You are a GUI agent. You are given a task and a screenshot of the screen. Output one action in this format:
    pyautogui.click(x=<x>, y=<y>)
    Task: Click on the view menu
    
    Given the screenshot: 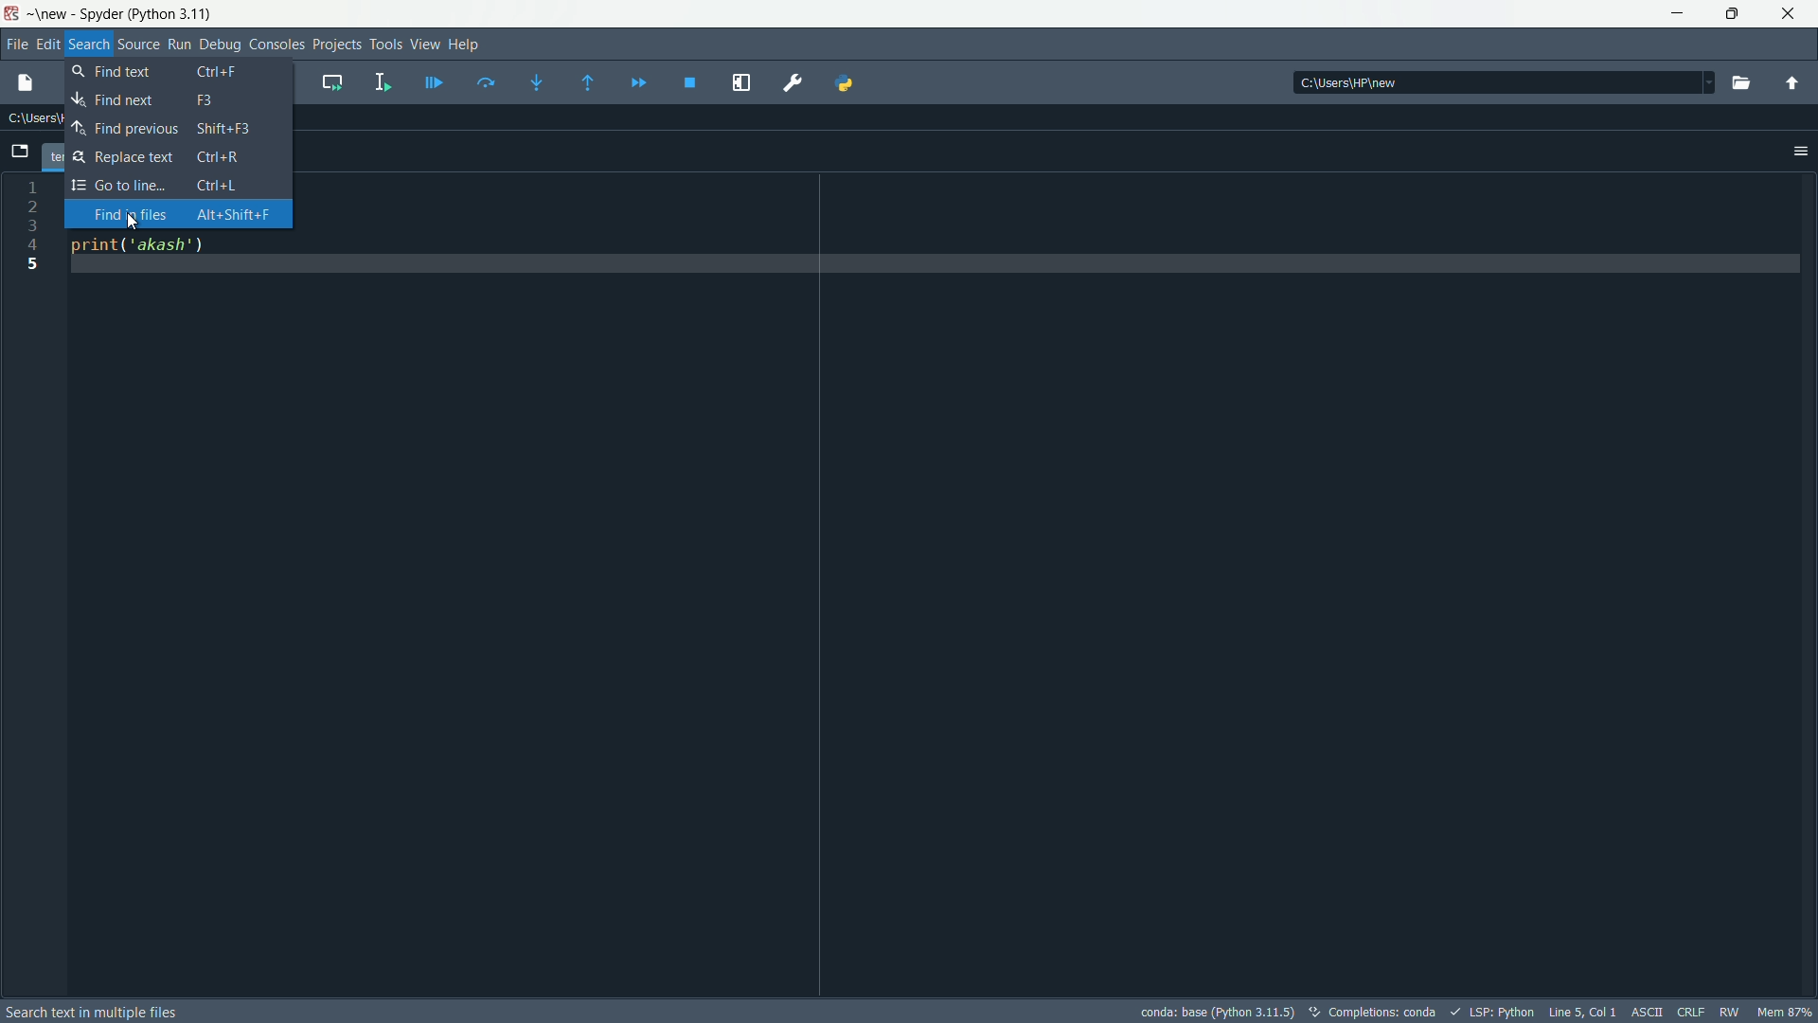 What is the action you would take?
    pyautogui.click(x=424, y=45)
    